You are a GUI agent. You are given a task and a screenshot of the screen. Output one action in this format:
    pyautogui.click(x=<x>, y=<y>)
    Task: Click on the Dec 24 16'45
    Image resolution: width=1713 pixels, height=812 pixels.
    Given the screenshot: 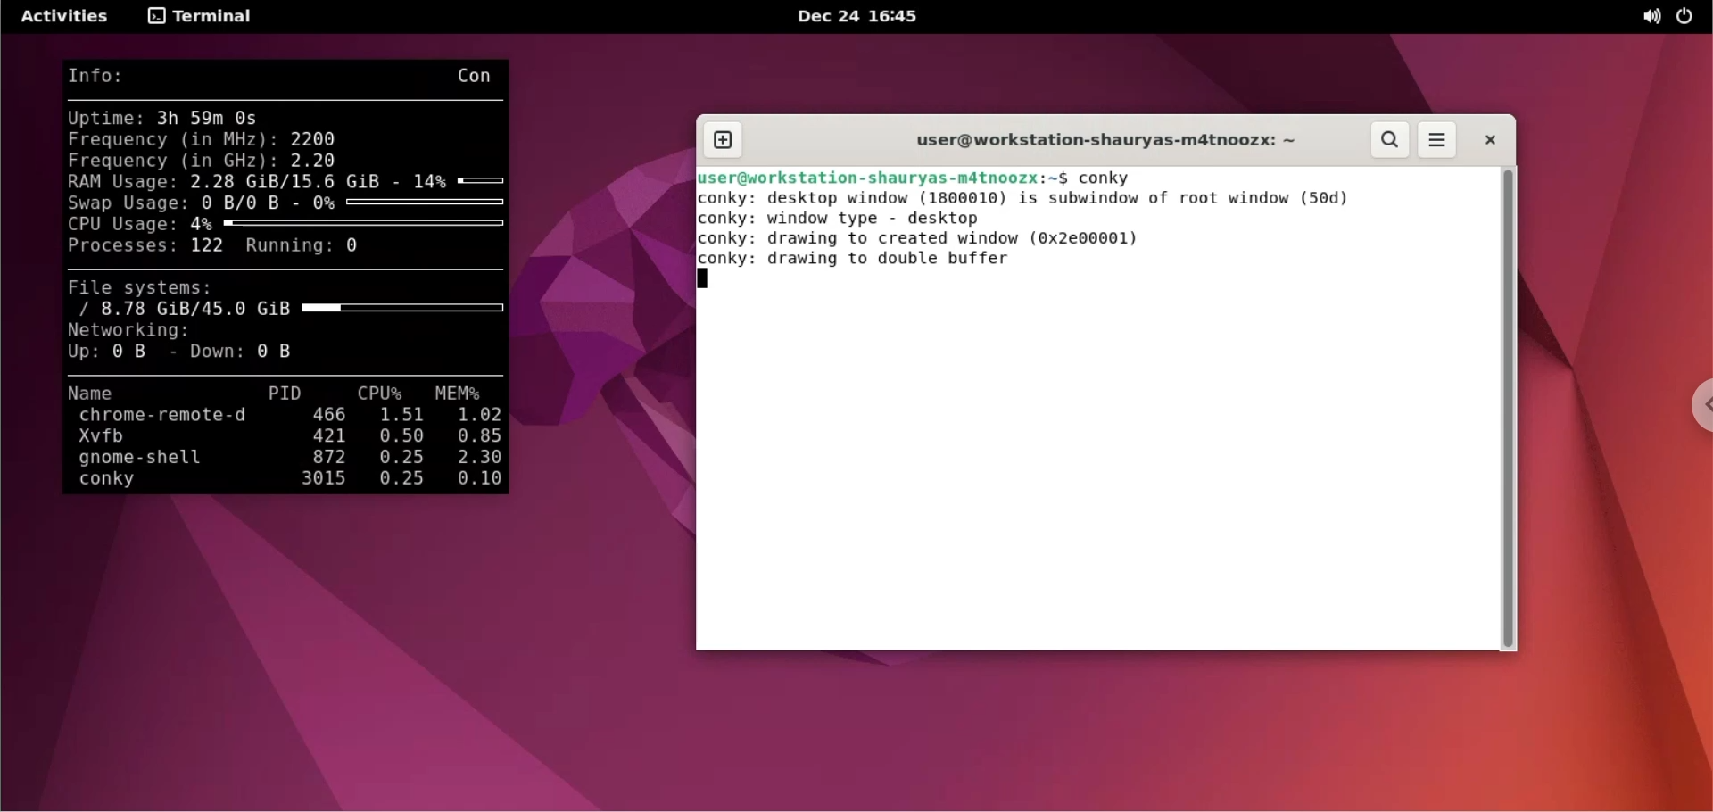 What is the action you would take?
    pyautogui.click(x=861, y=17)
    